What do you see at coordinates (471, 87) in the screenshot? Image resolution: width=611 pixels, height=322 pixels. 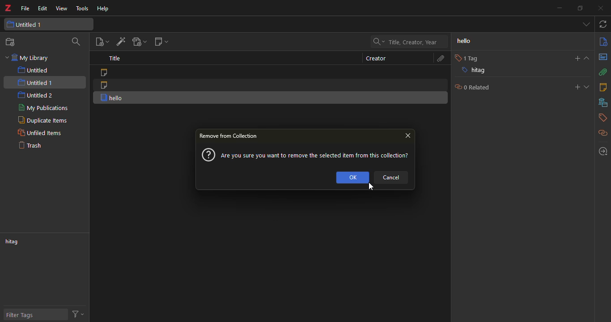 I see `0 related` at bounding box center [471, 87].